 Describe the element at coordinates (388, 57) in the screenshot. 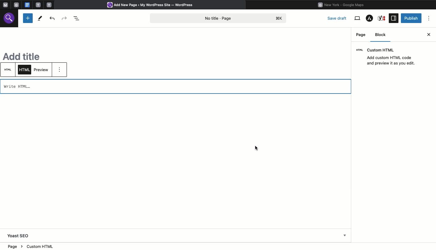

I see `Custom HTML` at that location.